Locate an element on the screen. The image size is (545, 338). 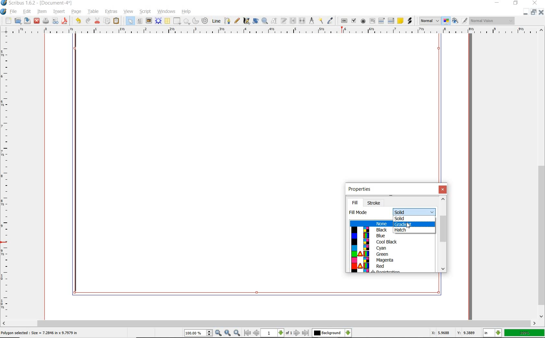
arc is located at coordinates (196, 20).